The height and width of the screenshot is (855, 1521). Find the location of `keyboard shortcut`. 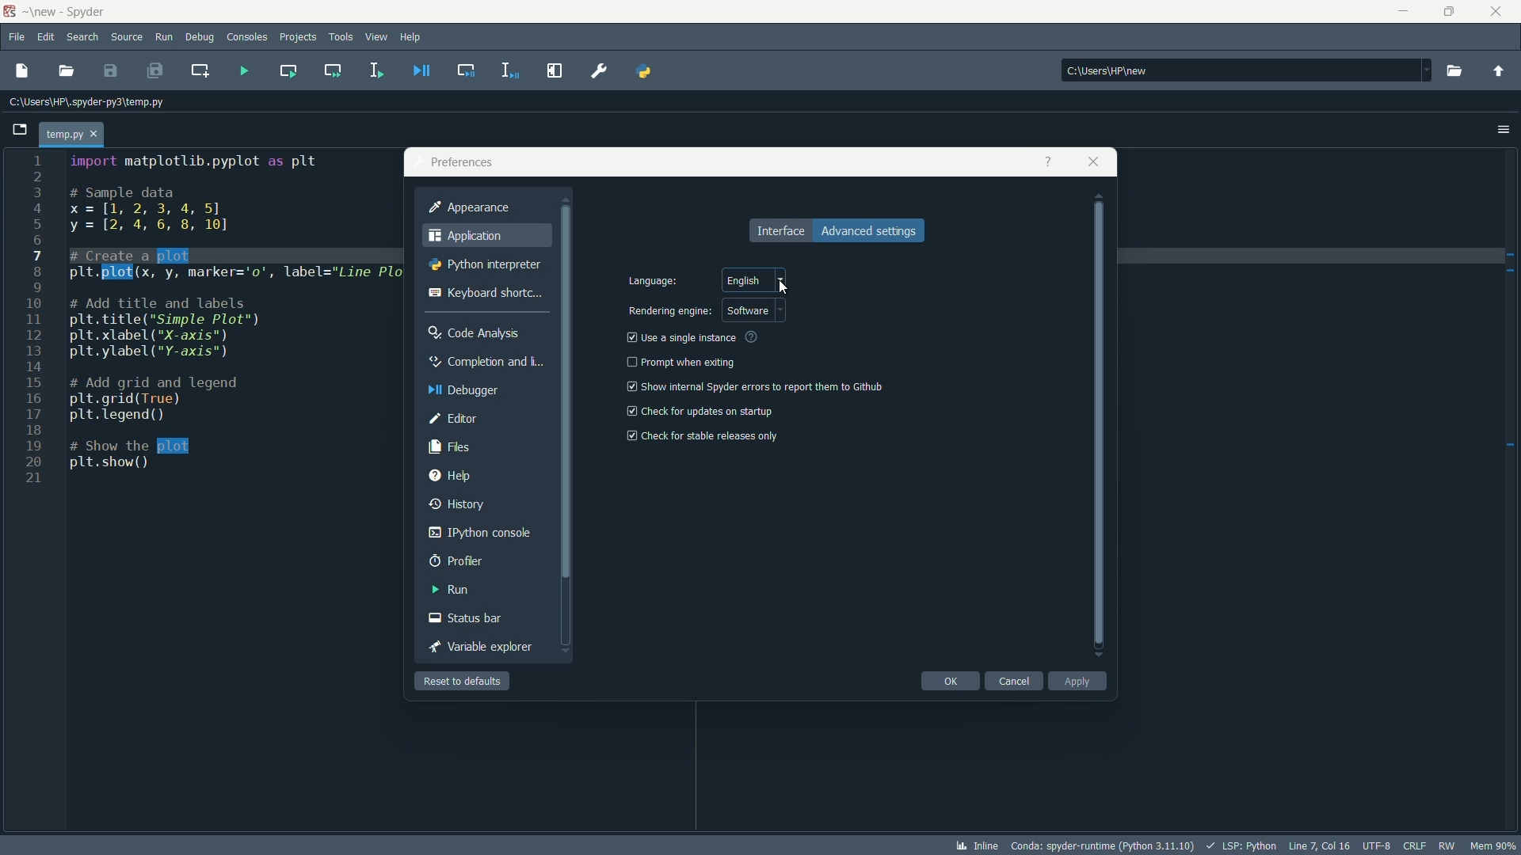

keyboard shortcut is located at coordinates (483, 291).